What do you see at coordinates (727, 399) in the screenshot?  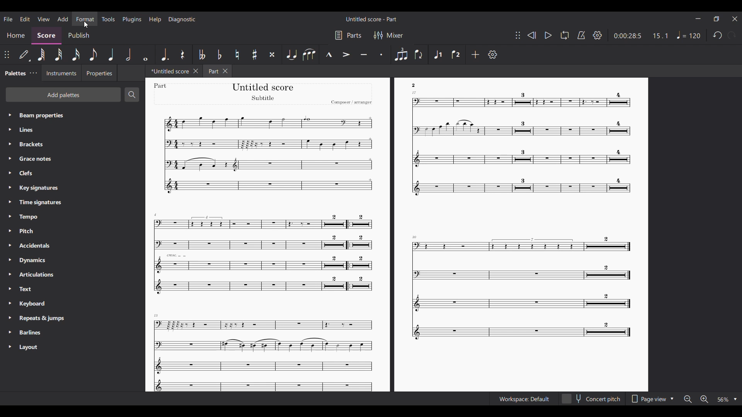 I see `Zoom options` at bounding box center [727, 399].